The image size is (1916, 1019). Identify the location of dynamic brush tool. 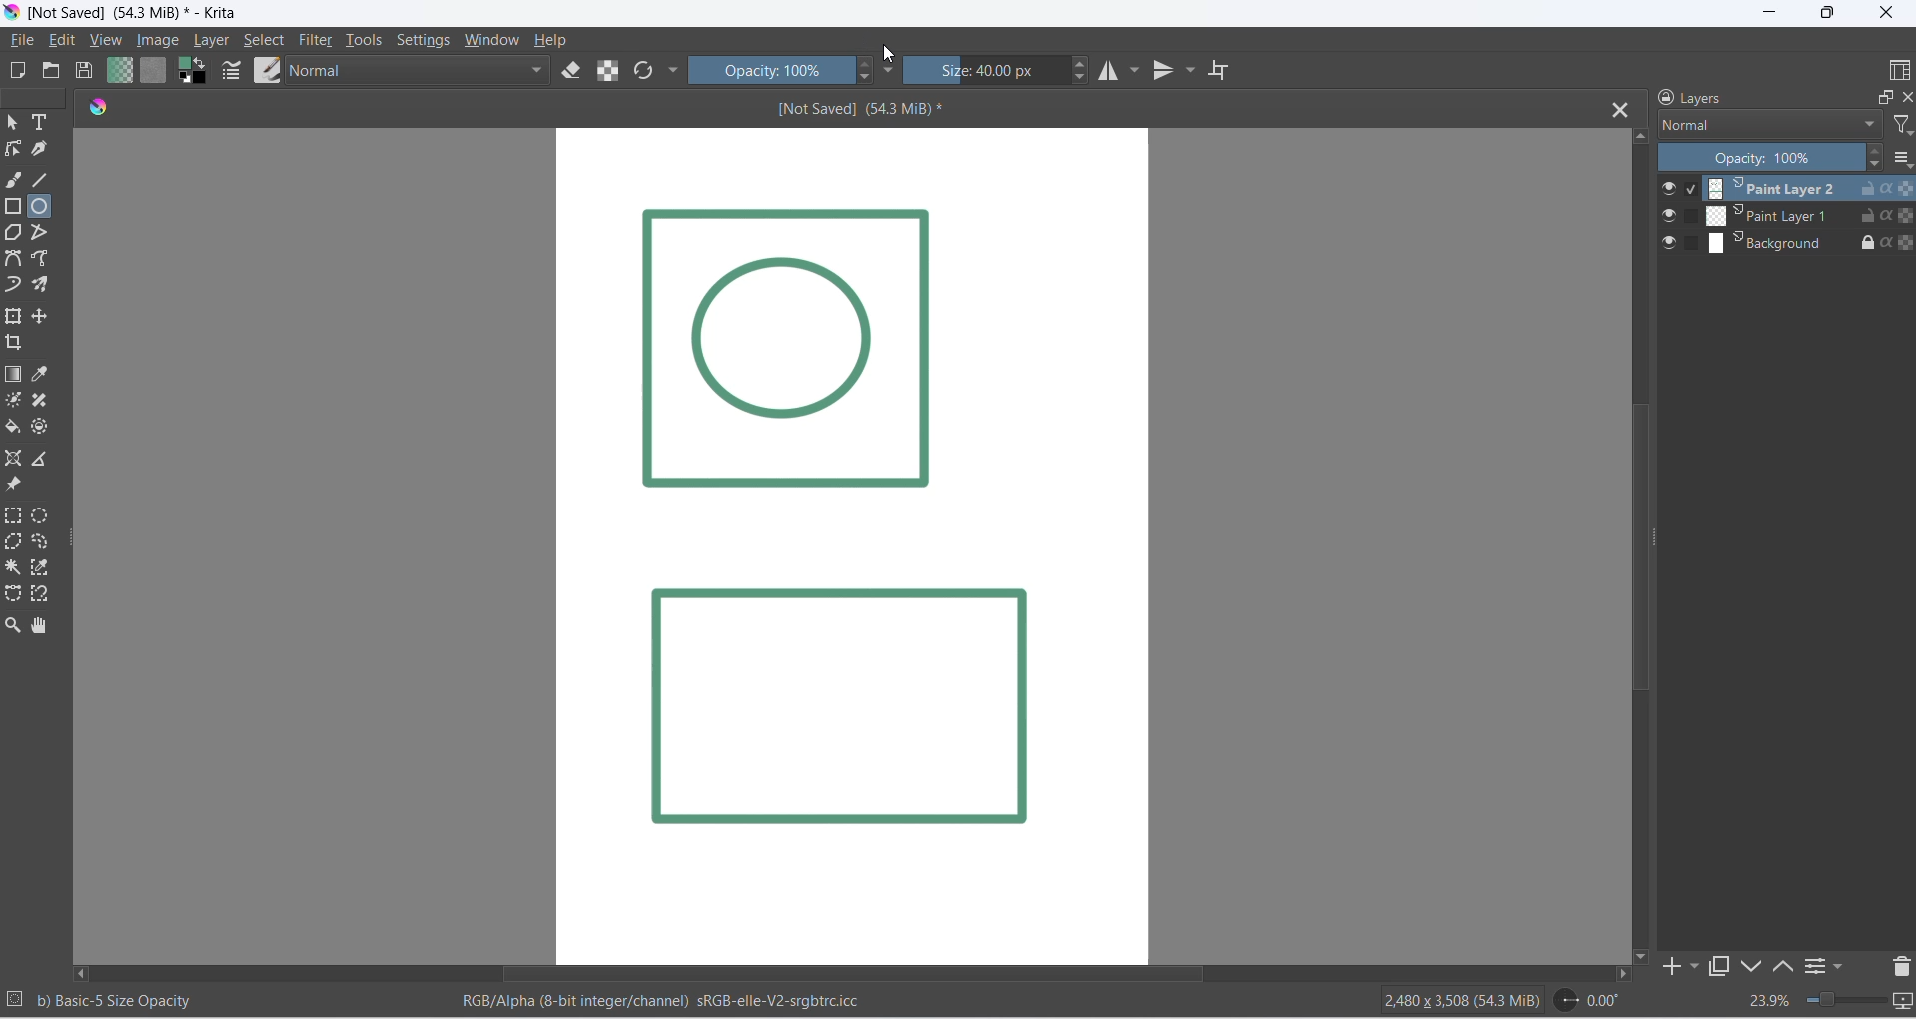
(16, 287).